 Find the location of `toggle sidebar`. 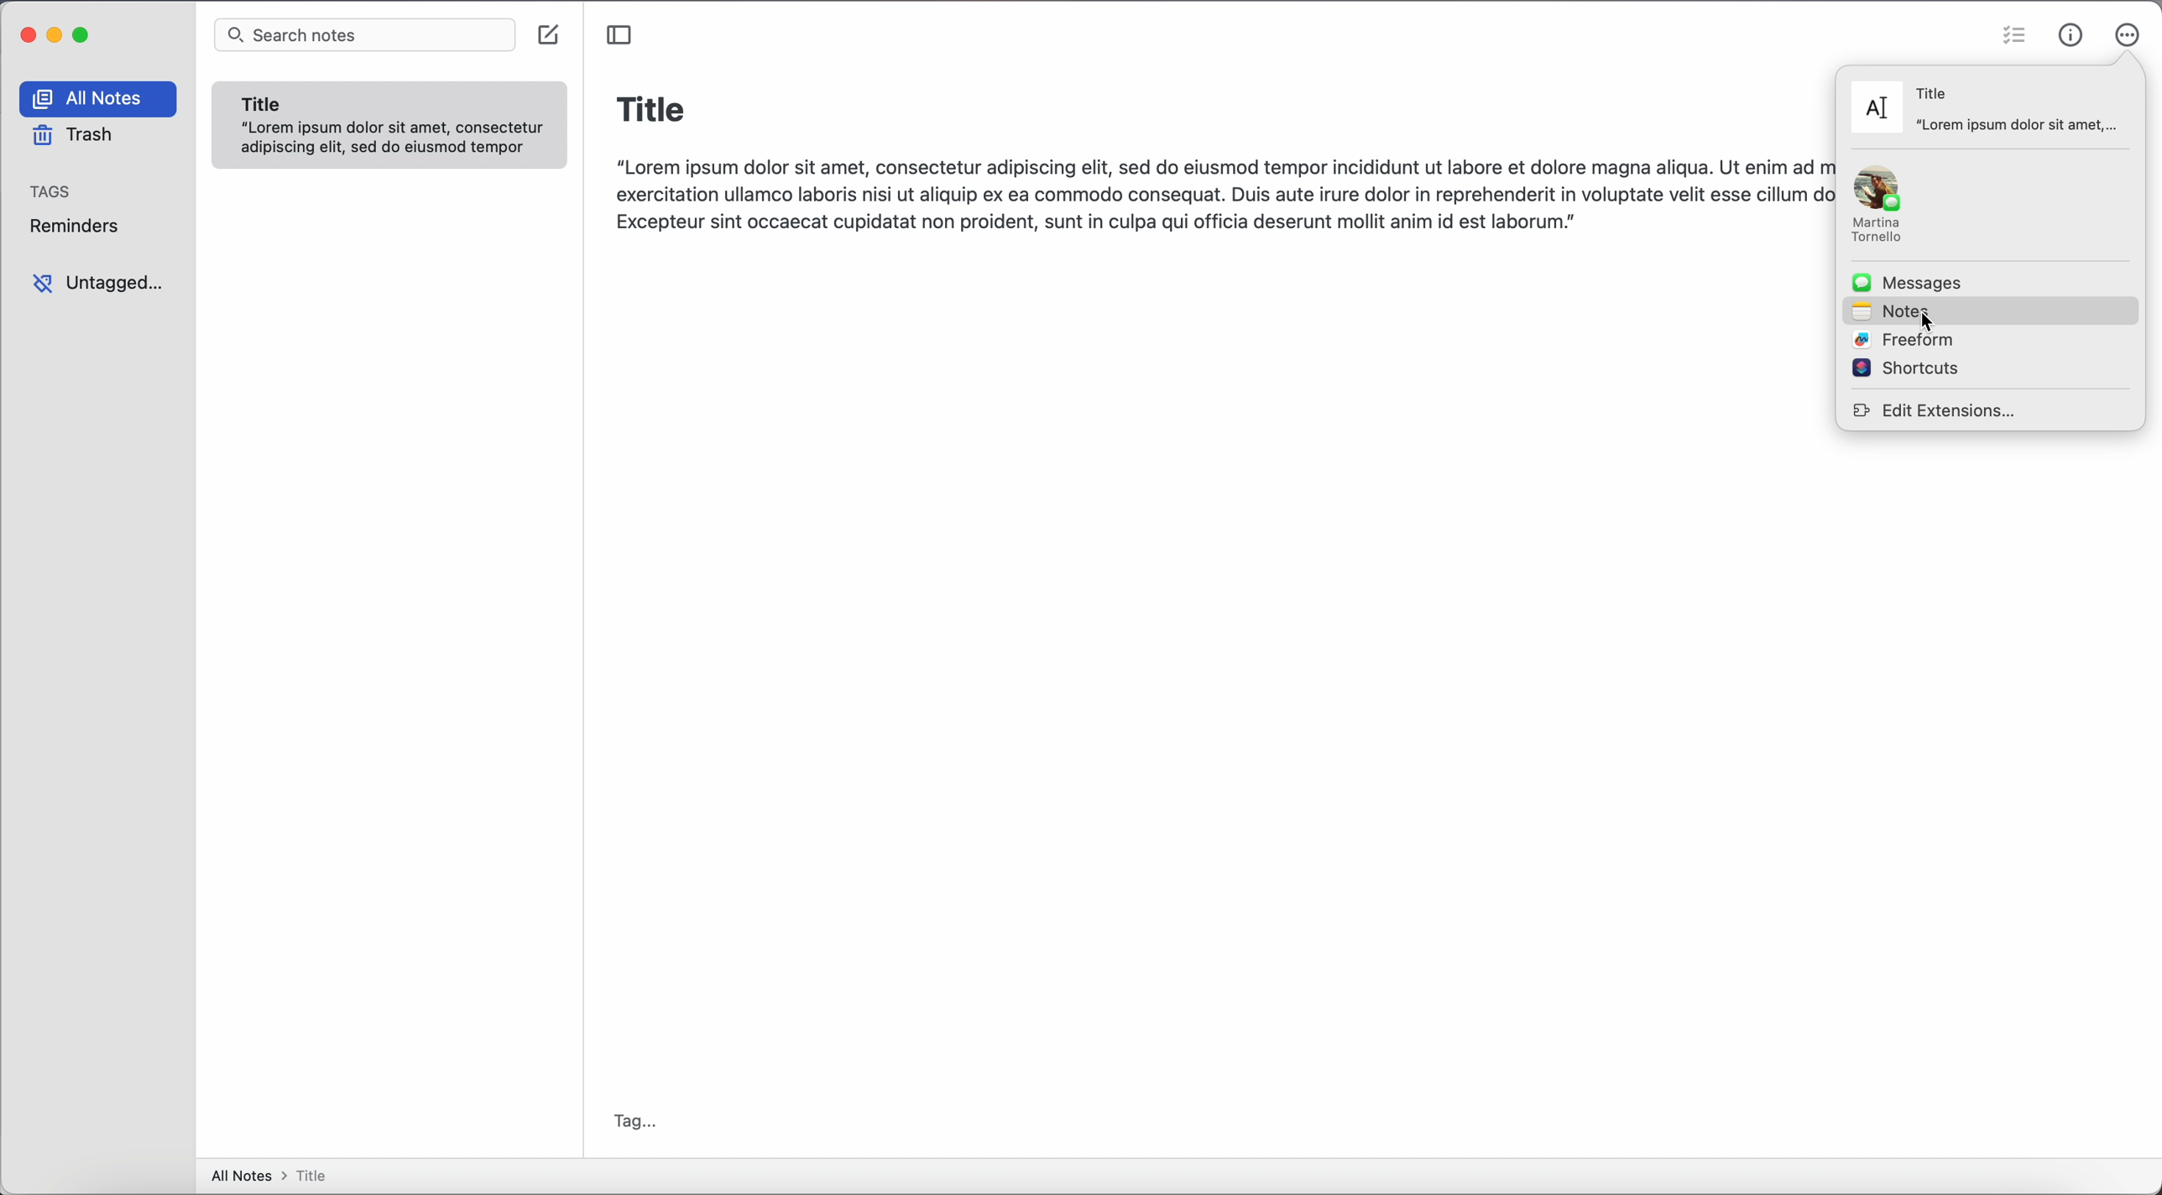

toggle sidebar is located at coordinates (619, 34).